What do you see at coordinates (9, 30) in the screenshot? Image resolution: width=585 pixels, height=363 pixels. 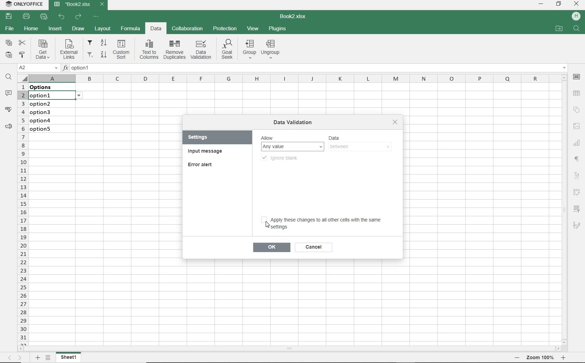 I see `FILE` at bounding box center [9, 30].